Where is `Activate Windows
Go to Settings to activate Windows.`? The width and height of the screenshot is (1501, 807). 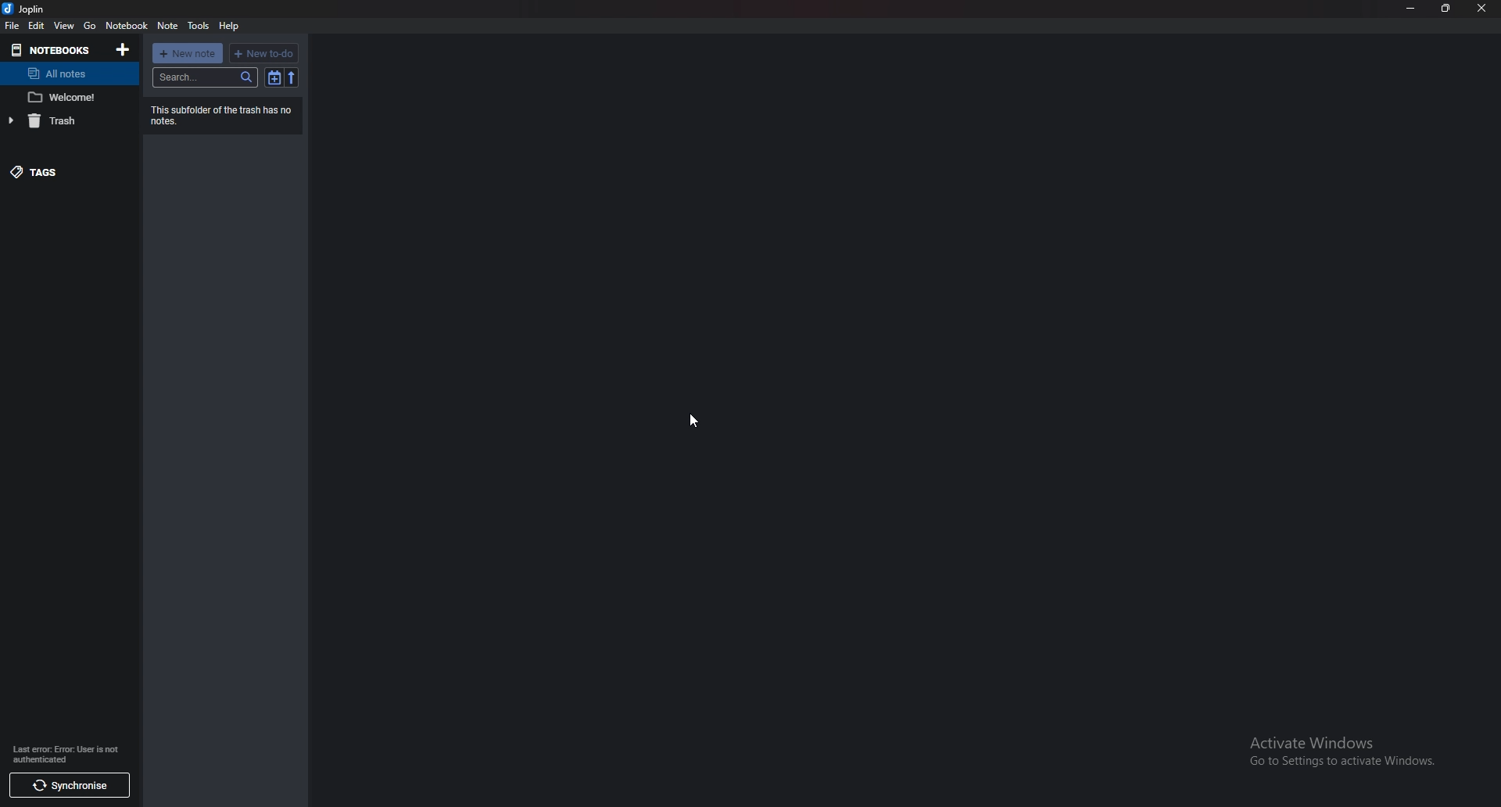 Activate Windows
Go to Settings to activate Windows. is located at coordinates (1342, 749).